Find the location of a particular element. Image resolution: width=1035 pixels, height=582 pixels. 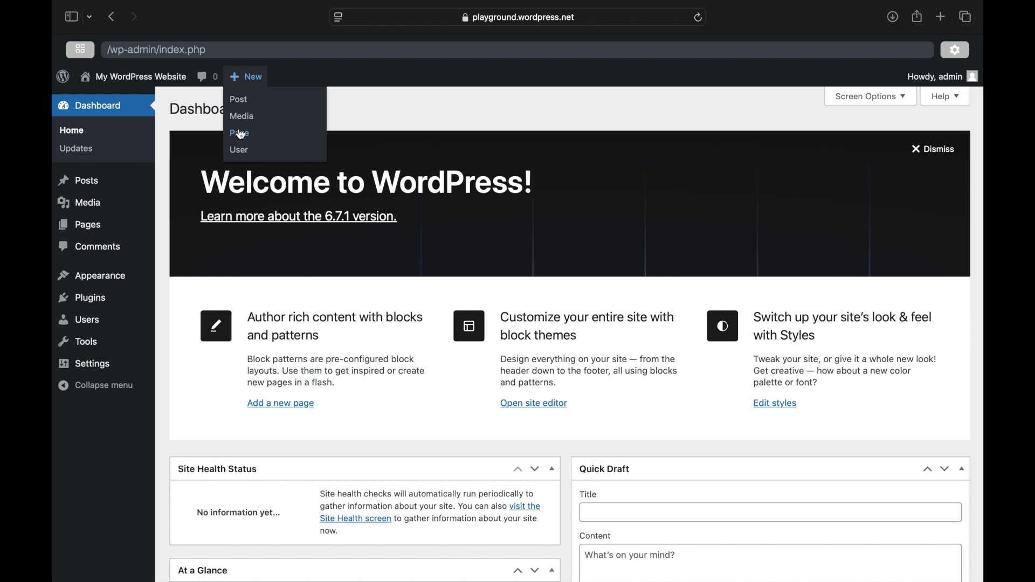

updates is located at coordinates (77, 149).